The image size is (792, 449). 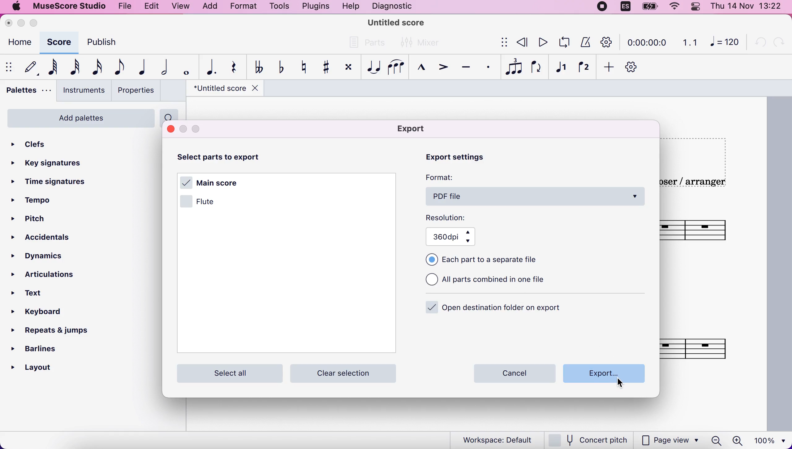 What do you see at coordinates (213, 7) in the screenshot?
I see `add` at bounding box center [213, 7].